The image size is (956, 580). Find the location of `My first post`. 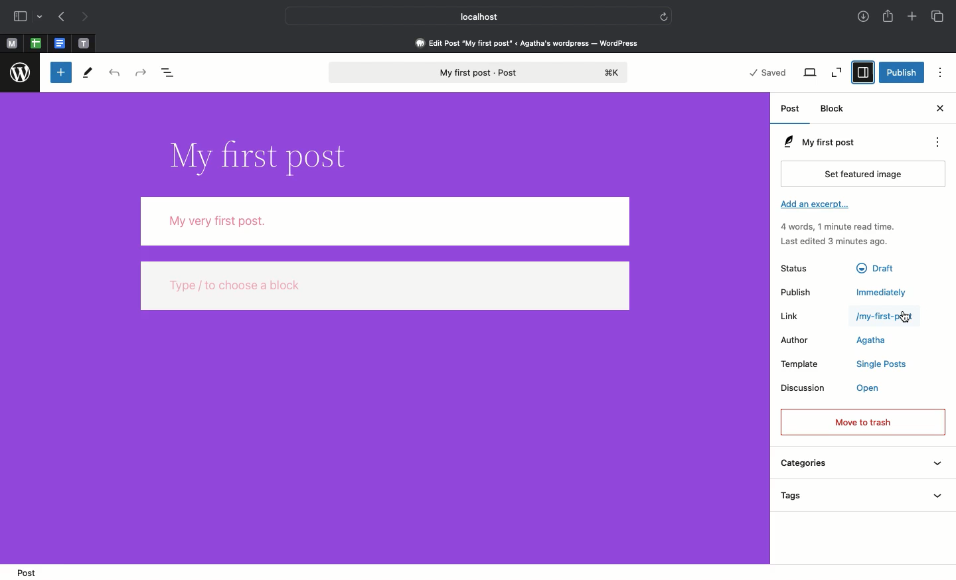

My first post is located at coordinates (481, 73).